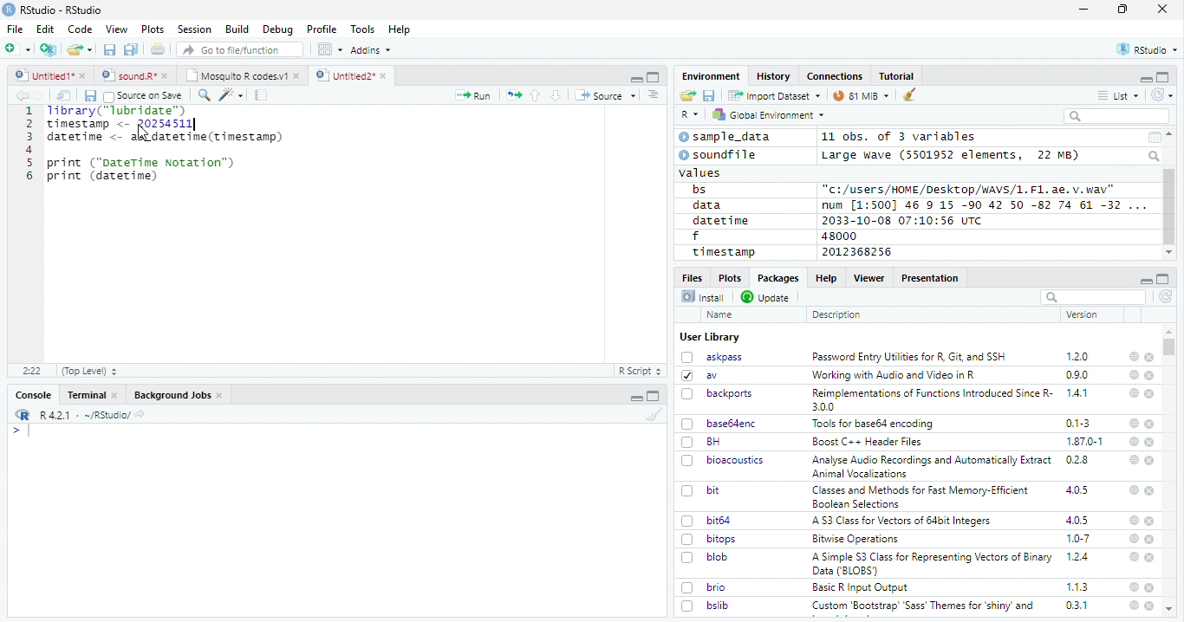 Image resolution: width=1184 pixels, height=622 pixels. What do you see at coordinates (49, 49) in the screenshot?
I see `Create a project` at bounding box center [49, 49].